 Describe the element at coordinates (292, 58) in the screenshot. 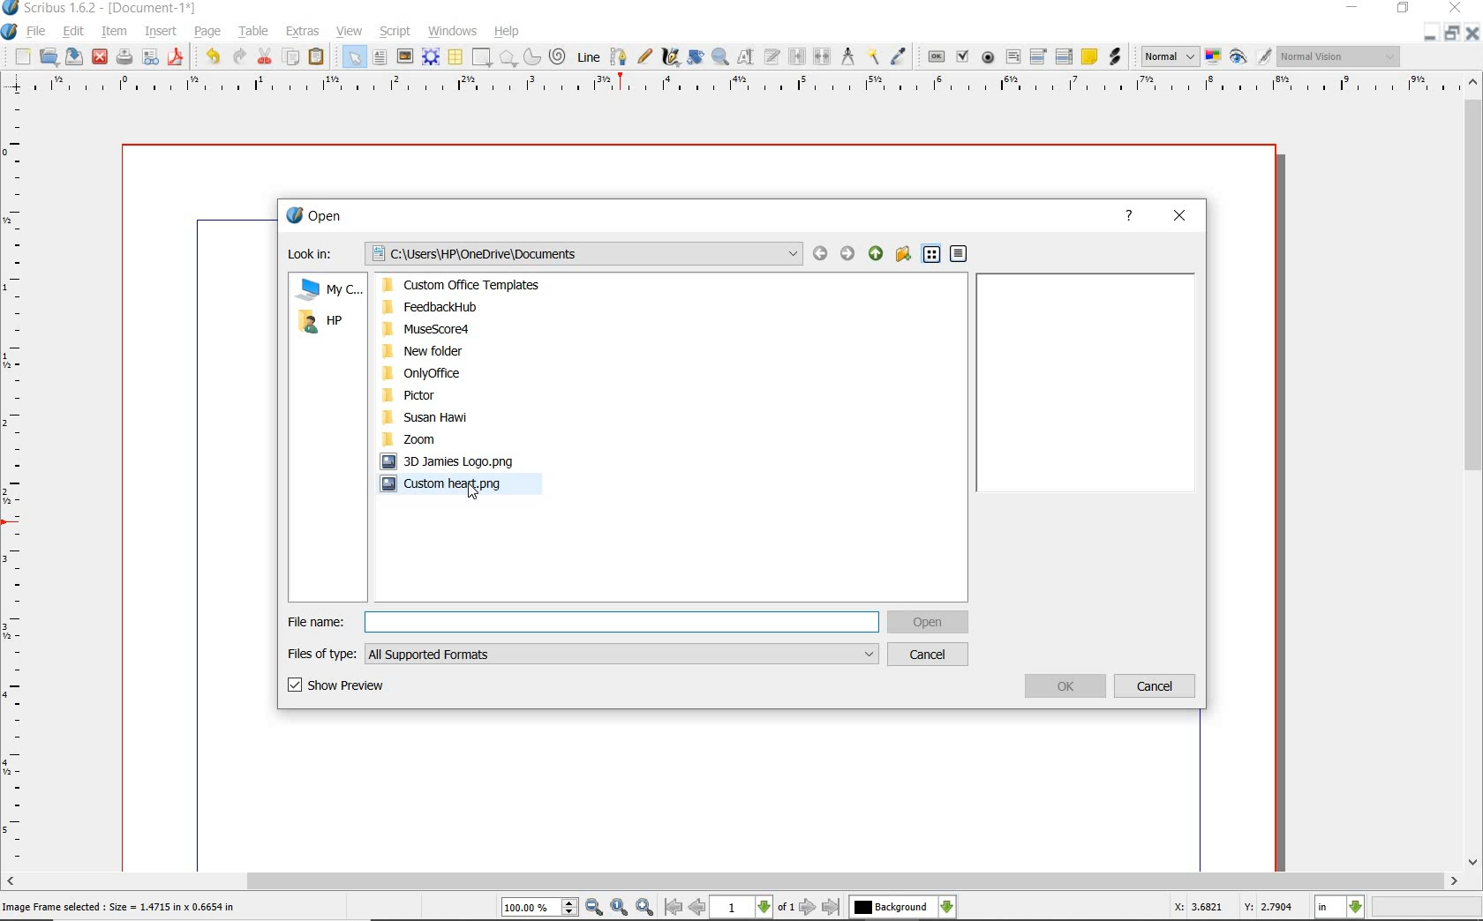

I see `copy` at that location.